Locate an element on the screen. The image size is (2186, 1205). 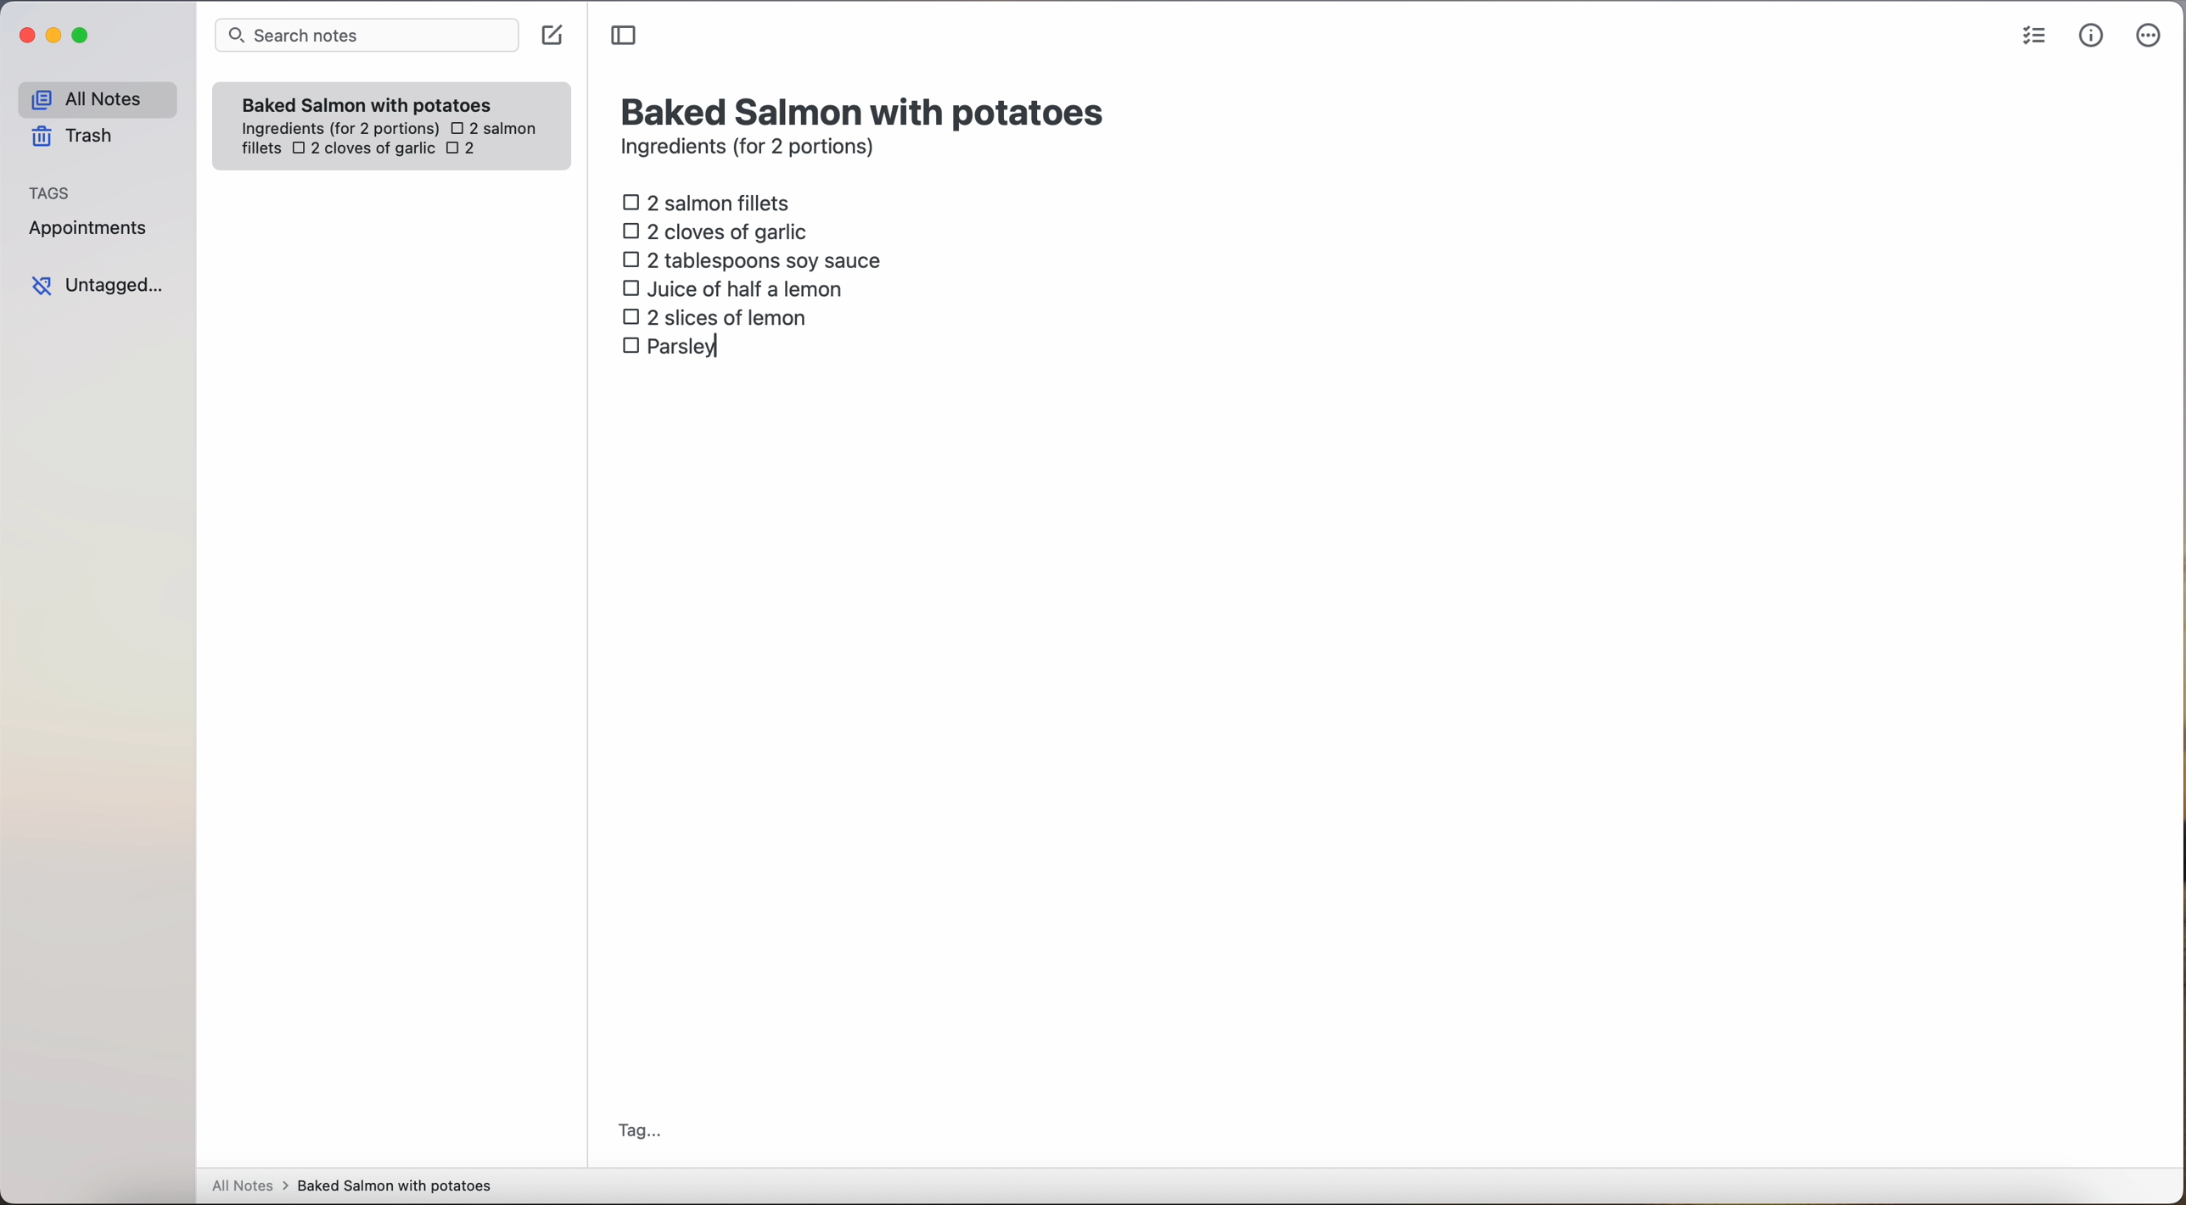
all notes > baked Salmon with potatoes is located at coordinates (352, 1185).